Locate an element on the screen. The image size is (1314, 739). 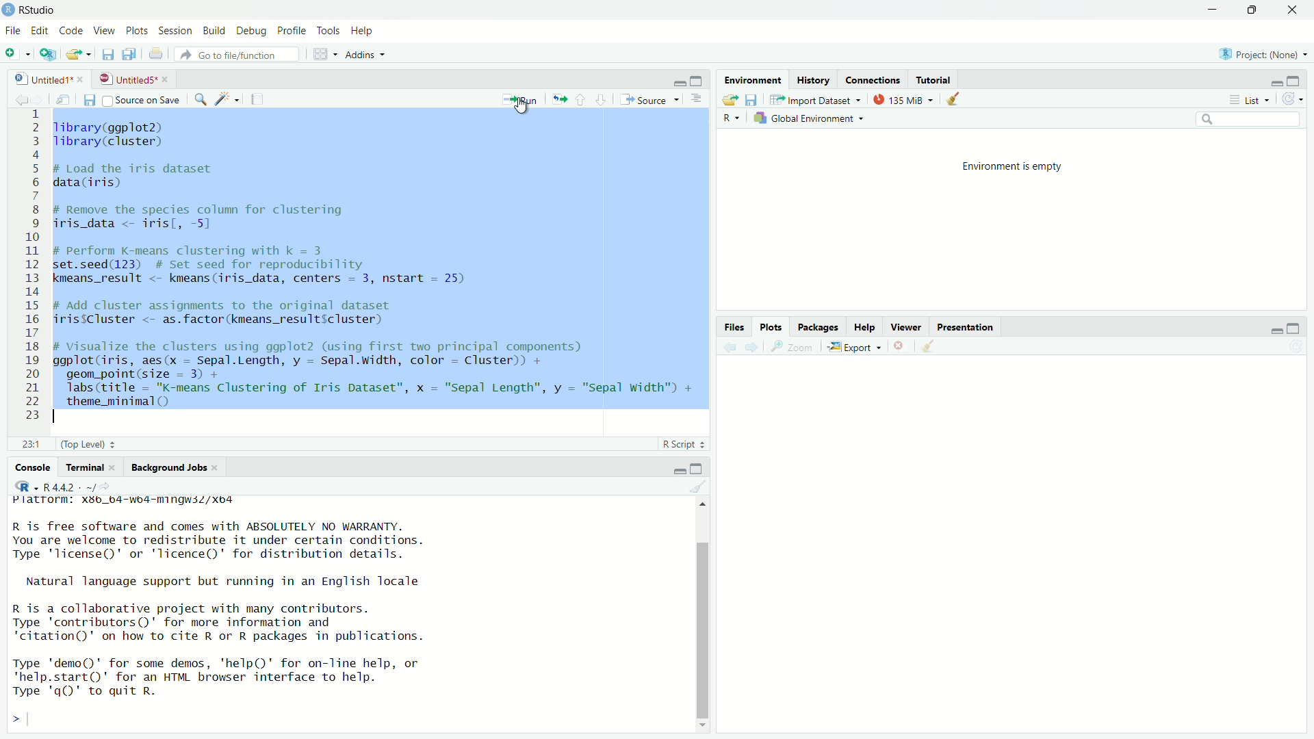
select language is located at coordinates (733, 118).